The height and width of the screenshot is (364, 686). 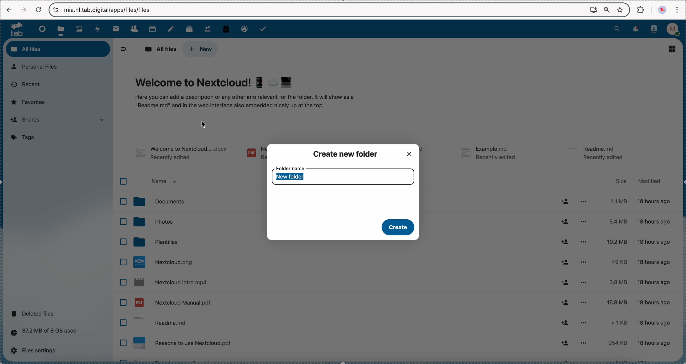 What do you see at coordinates (341, 262) in the screenshot?
I see `file` at bounding box center [341, 262].